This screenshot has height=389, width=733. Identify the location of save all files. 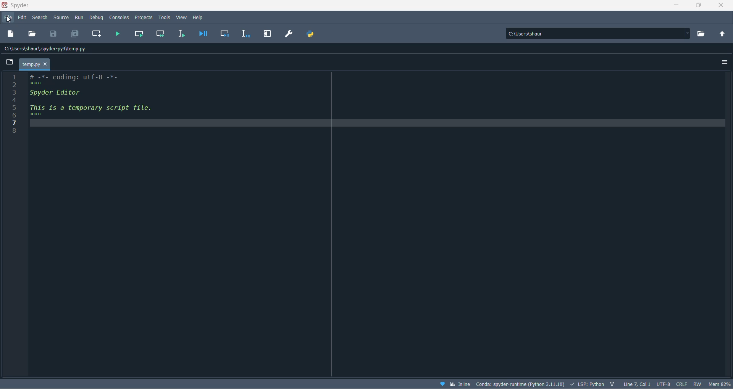
(74, 34).